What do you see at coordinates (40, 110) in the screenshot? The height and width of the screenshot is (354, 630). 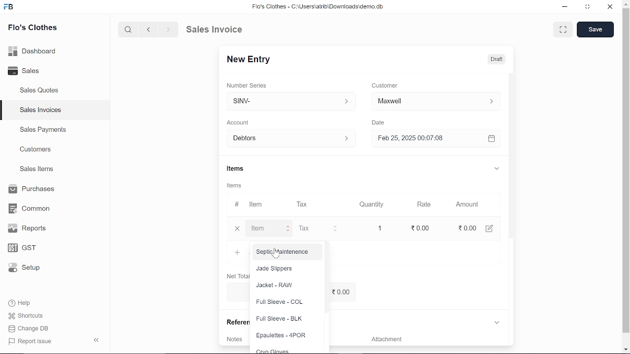 I see `Sales Invoices` at bounding box center [40, 110].